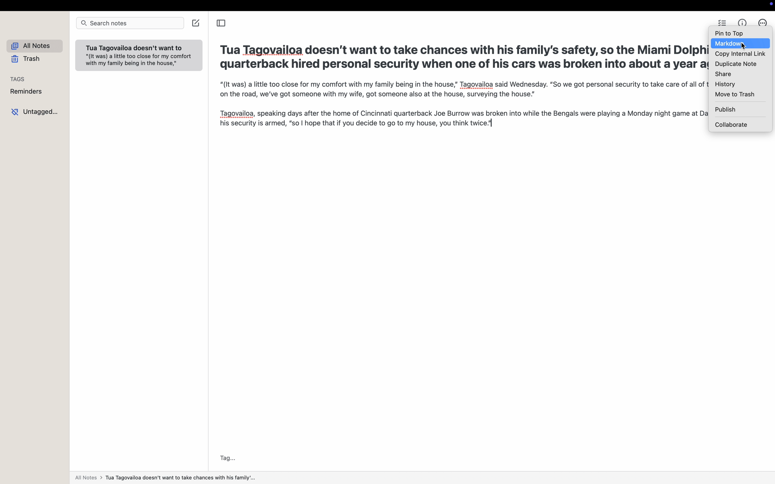 The image size is (775, 484). What do you see at coordinates (167, 478) in the screenshot?
I see `all notes` at bounding box center [167, 478].